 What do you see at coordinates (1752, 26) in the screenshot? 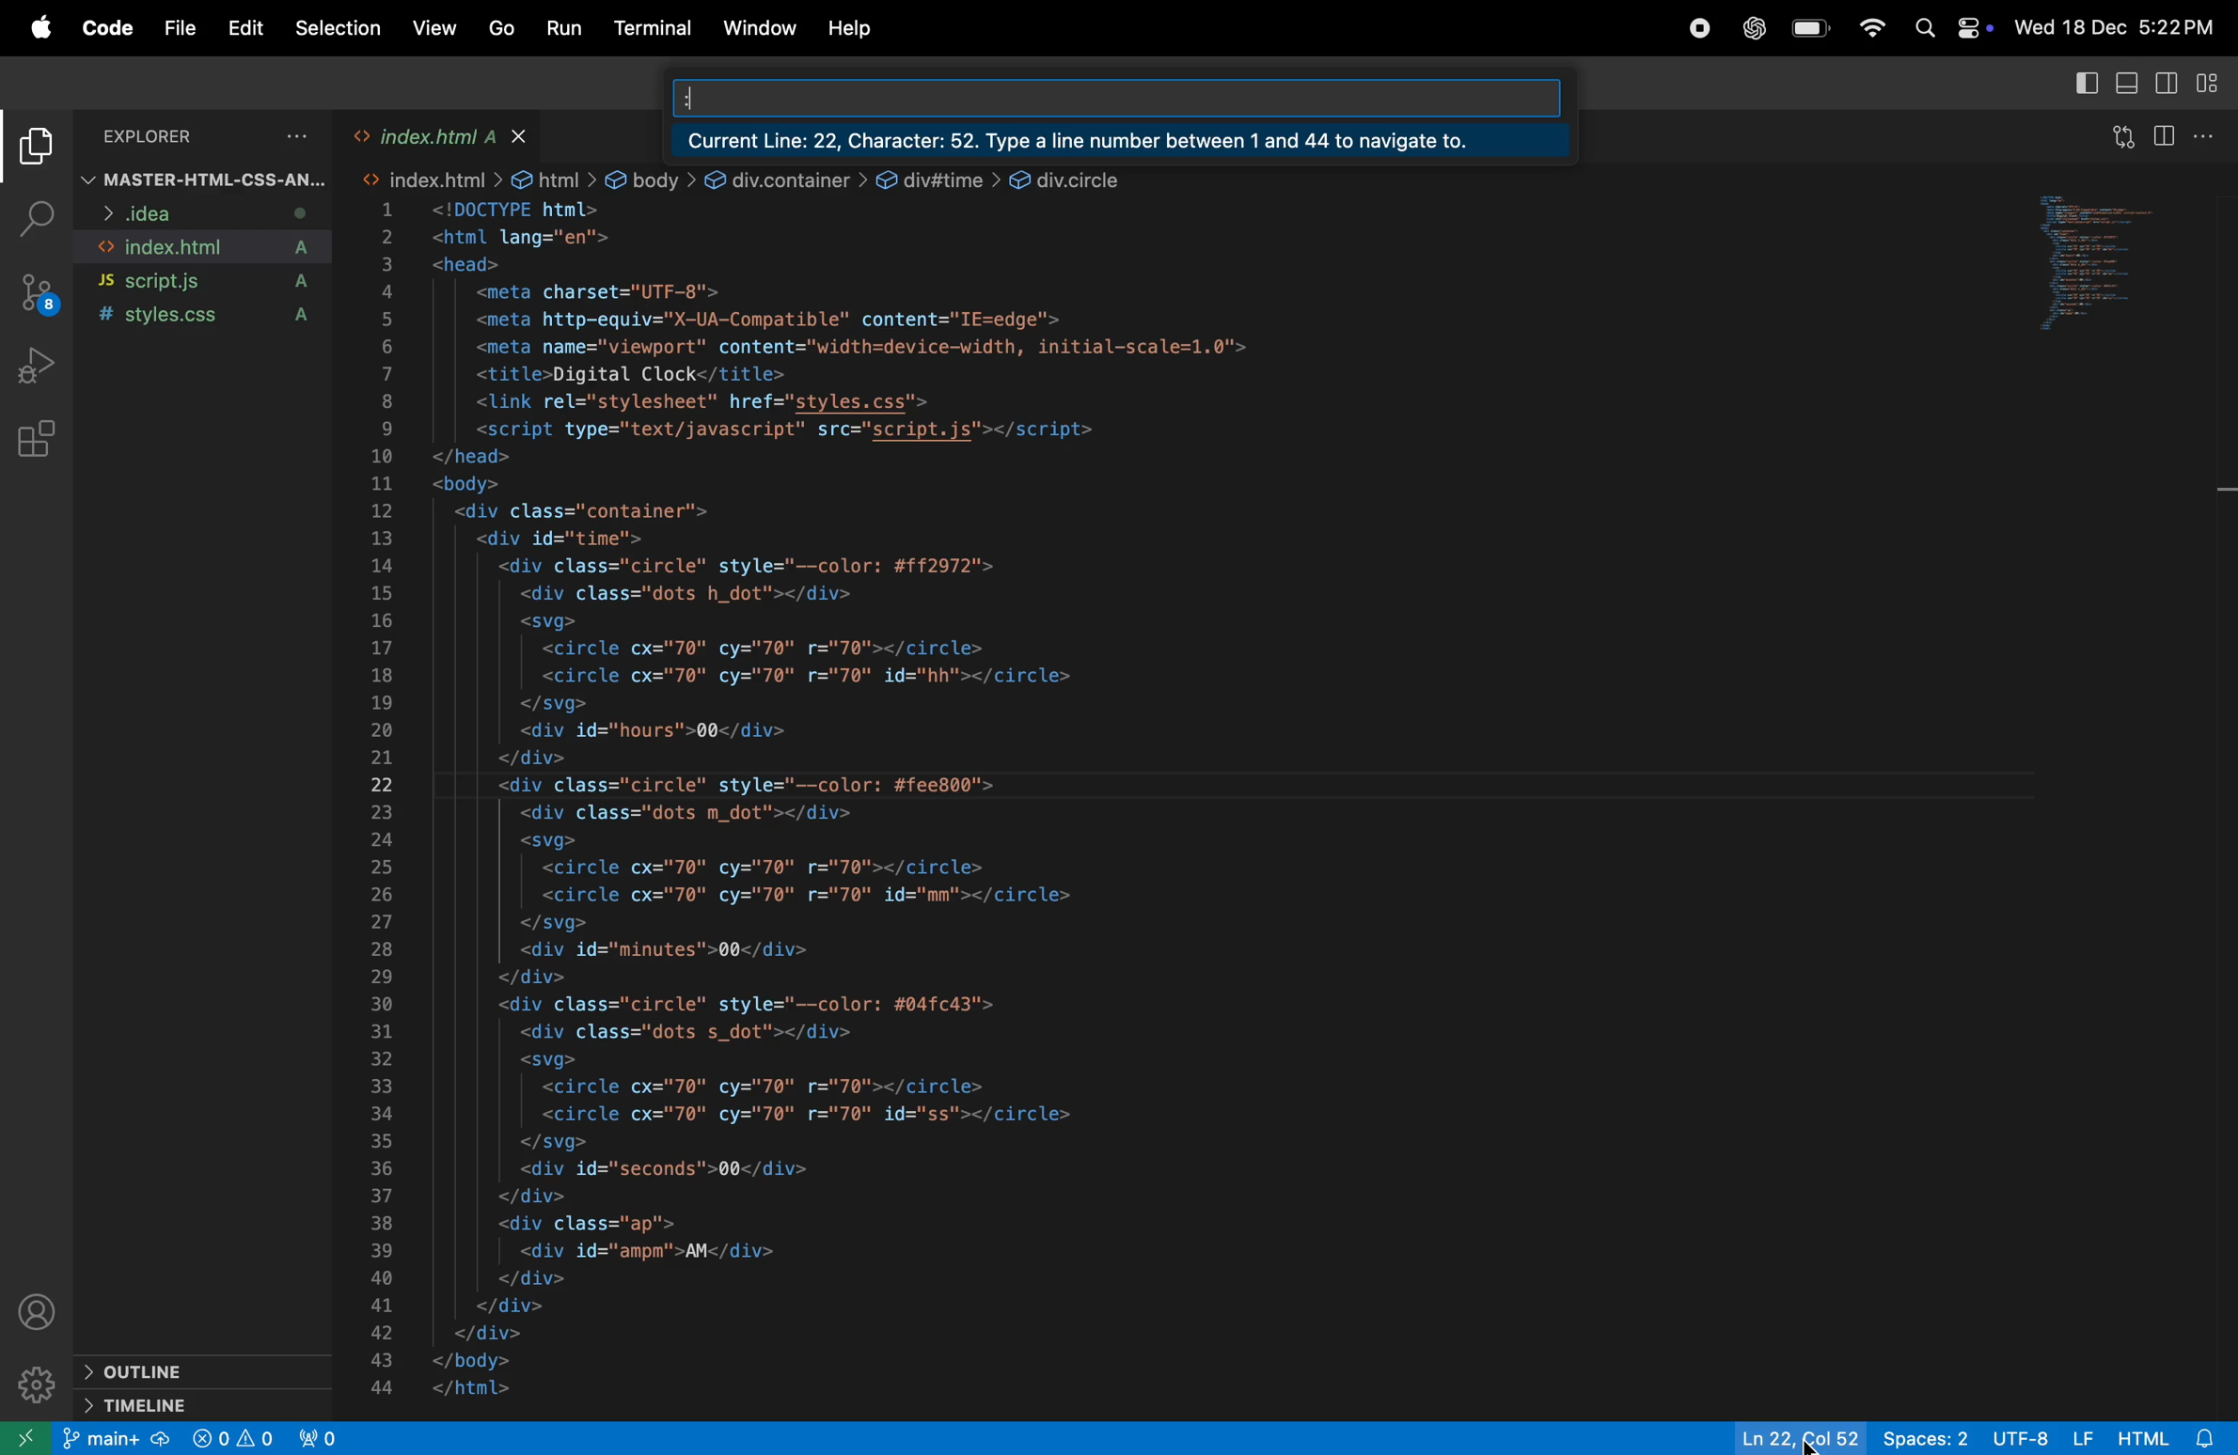
I see `chatgpt` at bounding box center [1752, 26].